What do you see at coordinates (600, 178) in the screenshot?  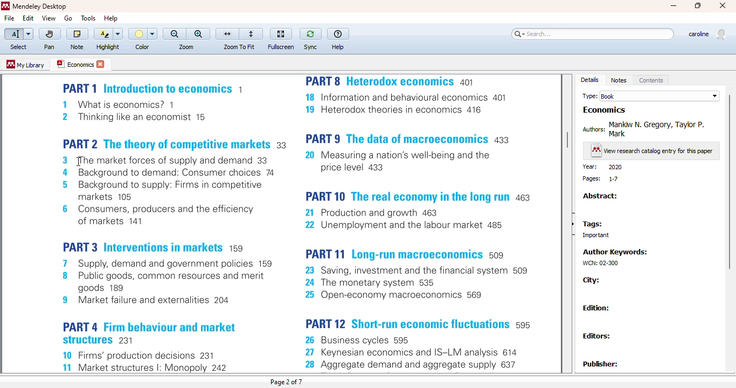 I see `Pages: 1-7` at bounding box center [600, 178].